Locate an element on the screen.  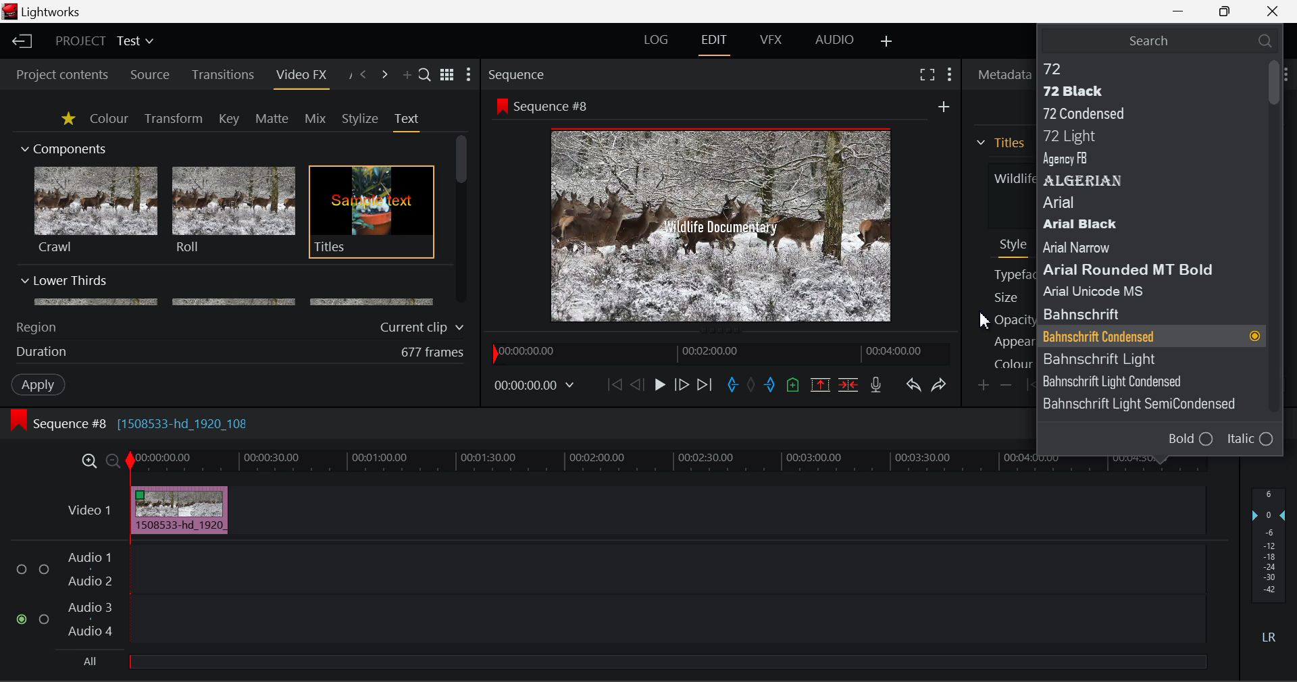
Zoom In Timeline is located at coordinates (89, 465).